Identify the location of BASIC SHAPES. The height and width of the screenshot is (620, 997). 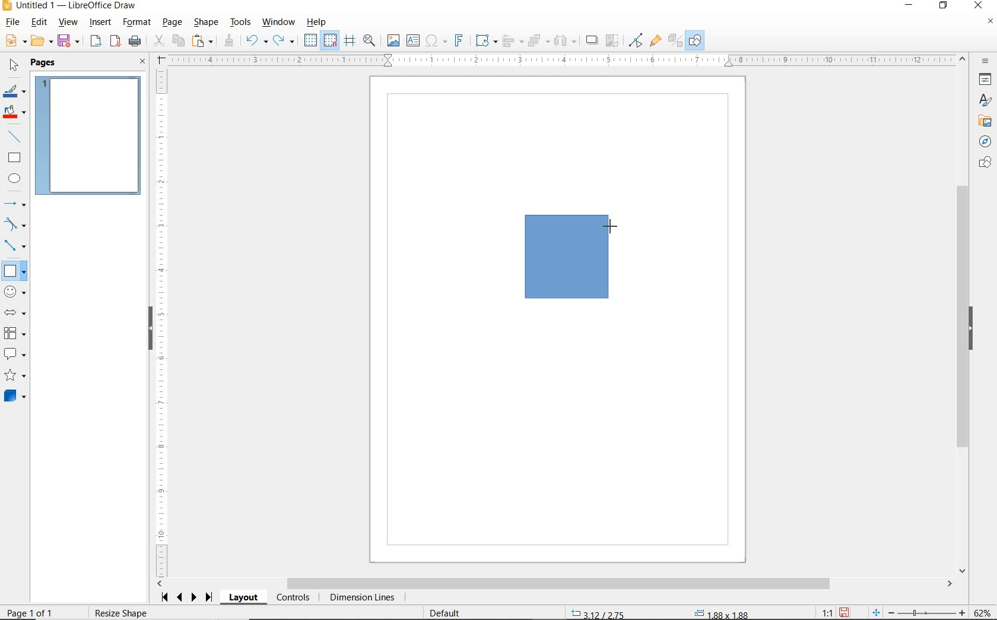
(14, 270).